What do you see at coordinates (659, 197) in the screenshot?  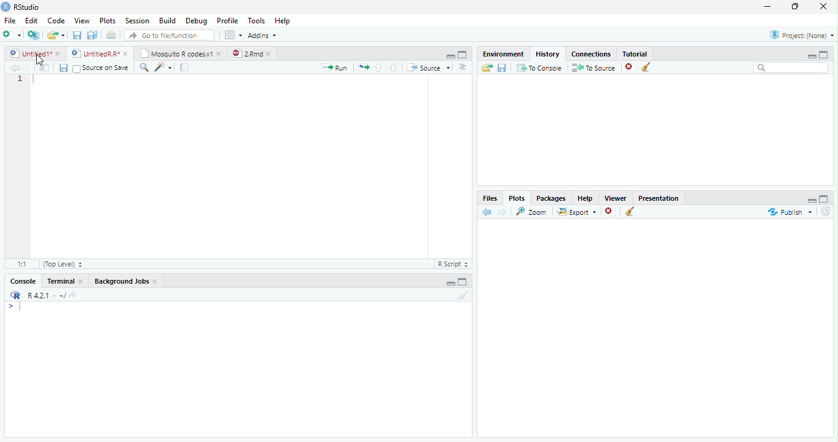 I see `Presentation` at bounding box center [659, 197].